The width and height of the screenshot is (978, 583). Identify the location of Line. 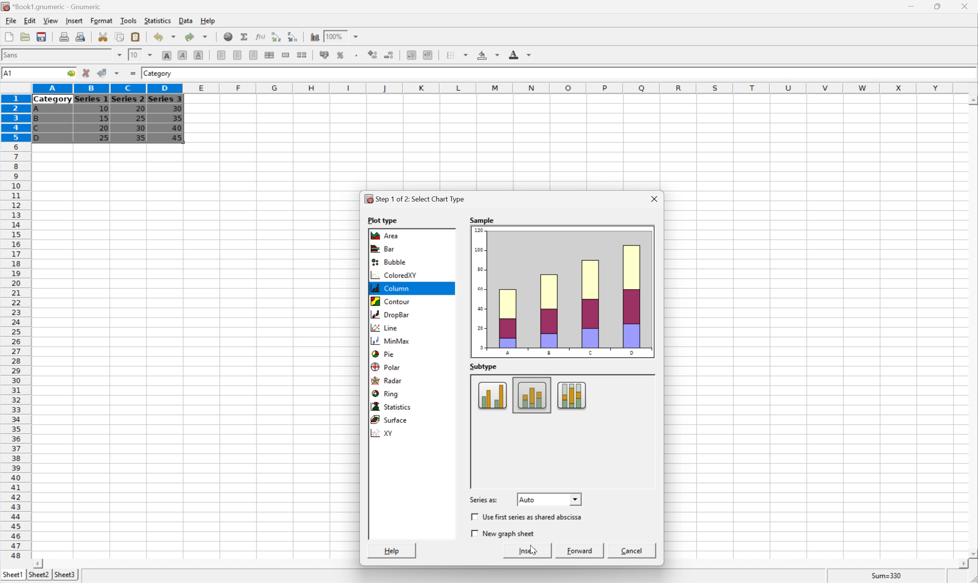
(383, 329).